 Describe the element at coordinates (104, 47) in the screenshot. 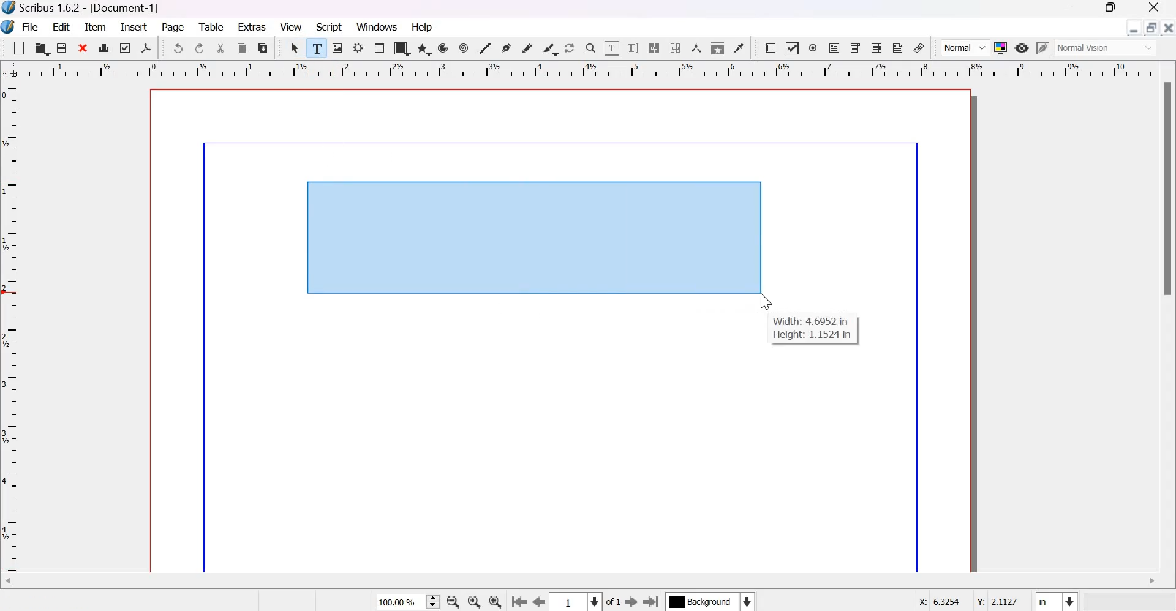

I see `print` at that location.